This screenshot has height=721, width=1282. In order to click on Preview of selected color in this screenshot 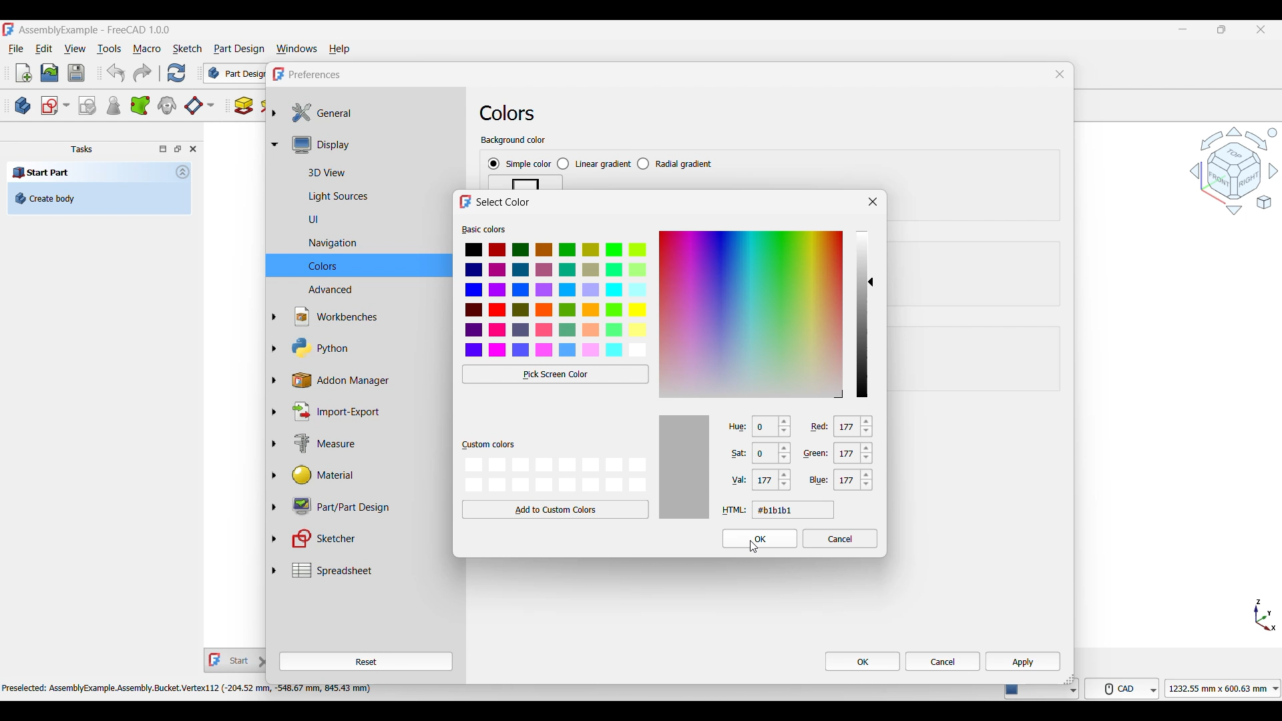, I will do `click(684, 467)`.